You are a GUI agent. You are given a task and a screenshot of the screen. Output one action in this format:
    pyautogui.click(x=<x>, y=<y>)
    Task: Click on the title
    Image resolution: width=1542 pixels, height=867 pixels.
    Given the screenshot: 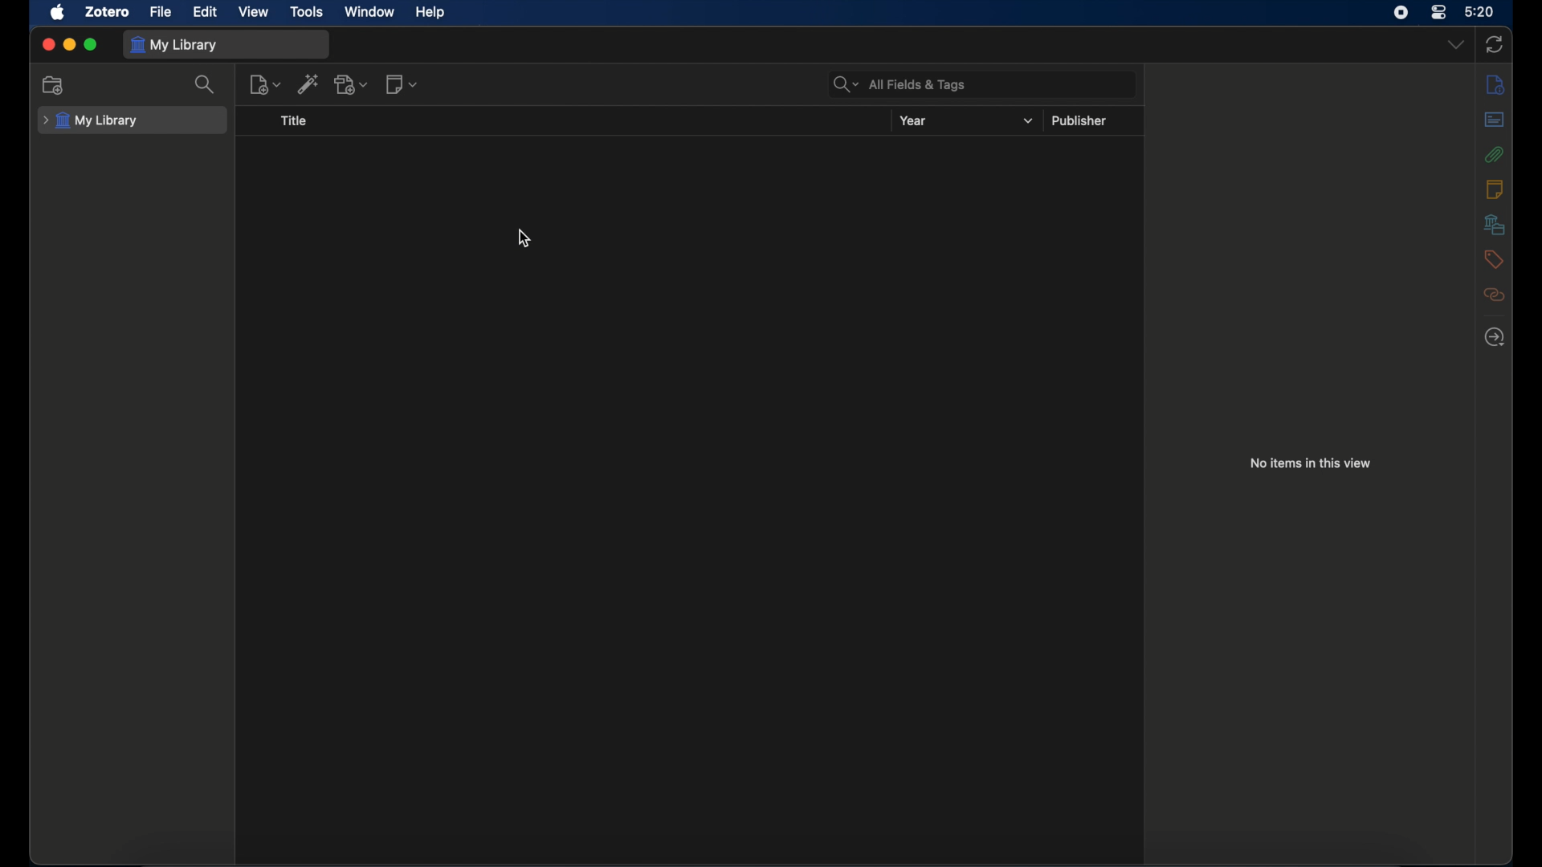 What is the action you would take?
    pyautogui.click(x=294, y=120)
    